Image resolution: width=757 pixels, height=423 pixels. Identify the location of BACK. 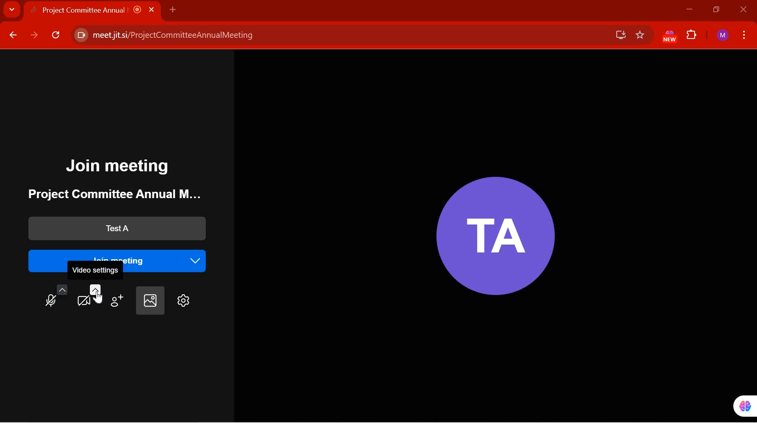
(12, 35).